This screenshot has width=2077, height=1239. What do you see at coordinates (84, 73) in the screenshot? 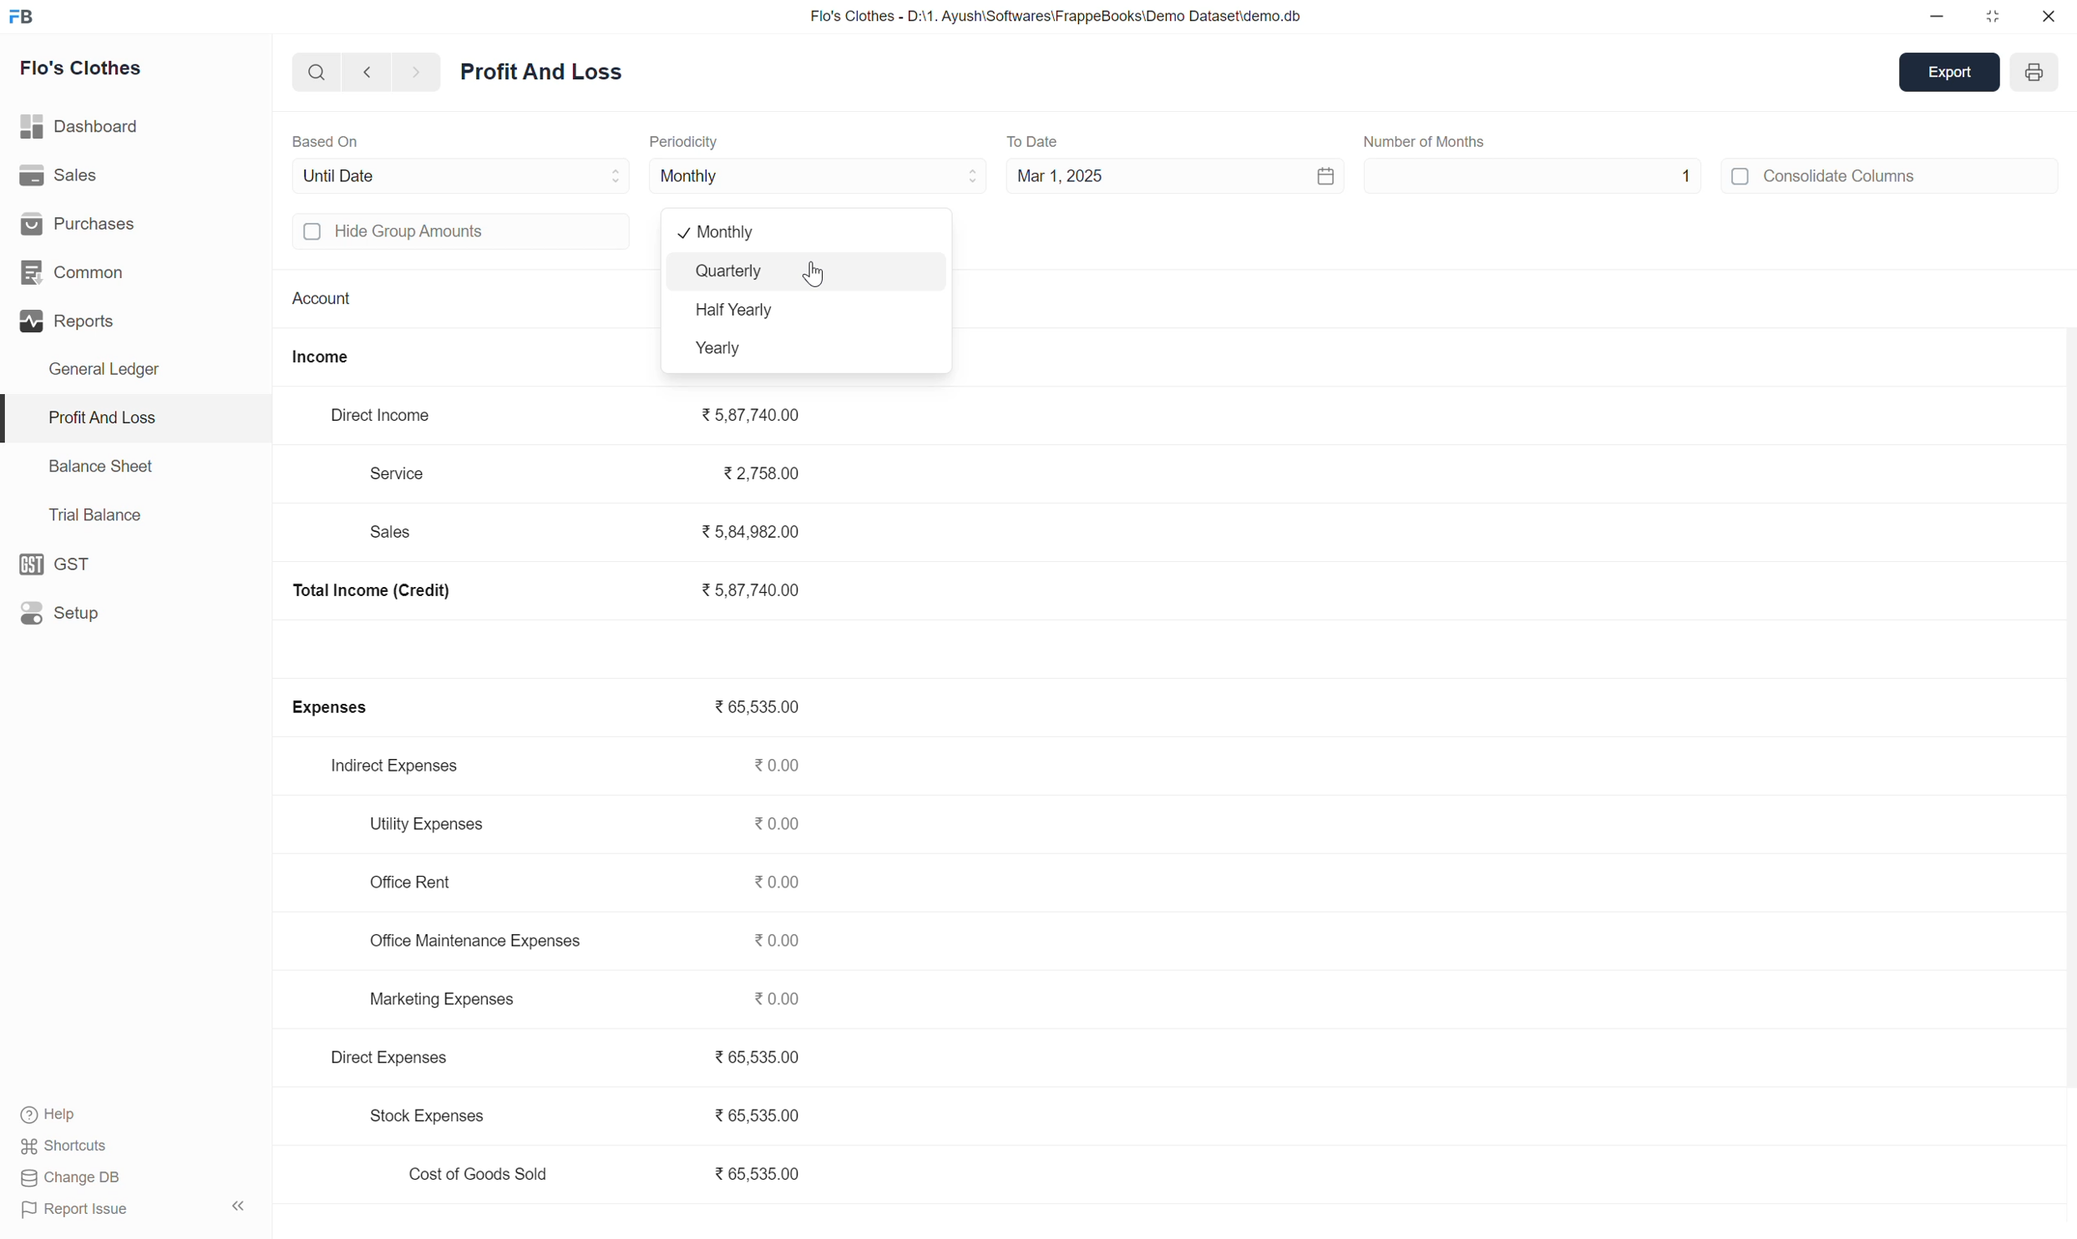
I see `Flo's Clothes` at bounding box center [84, 73].